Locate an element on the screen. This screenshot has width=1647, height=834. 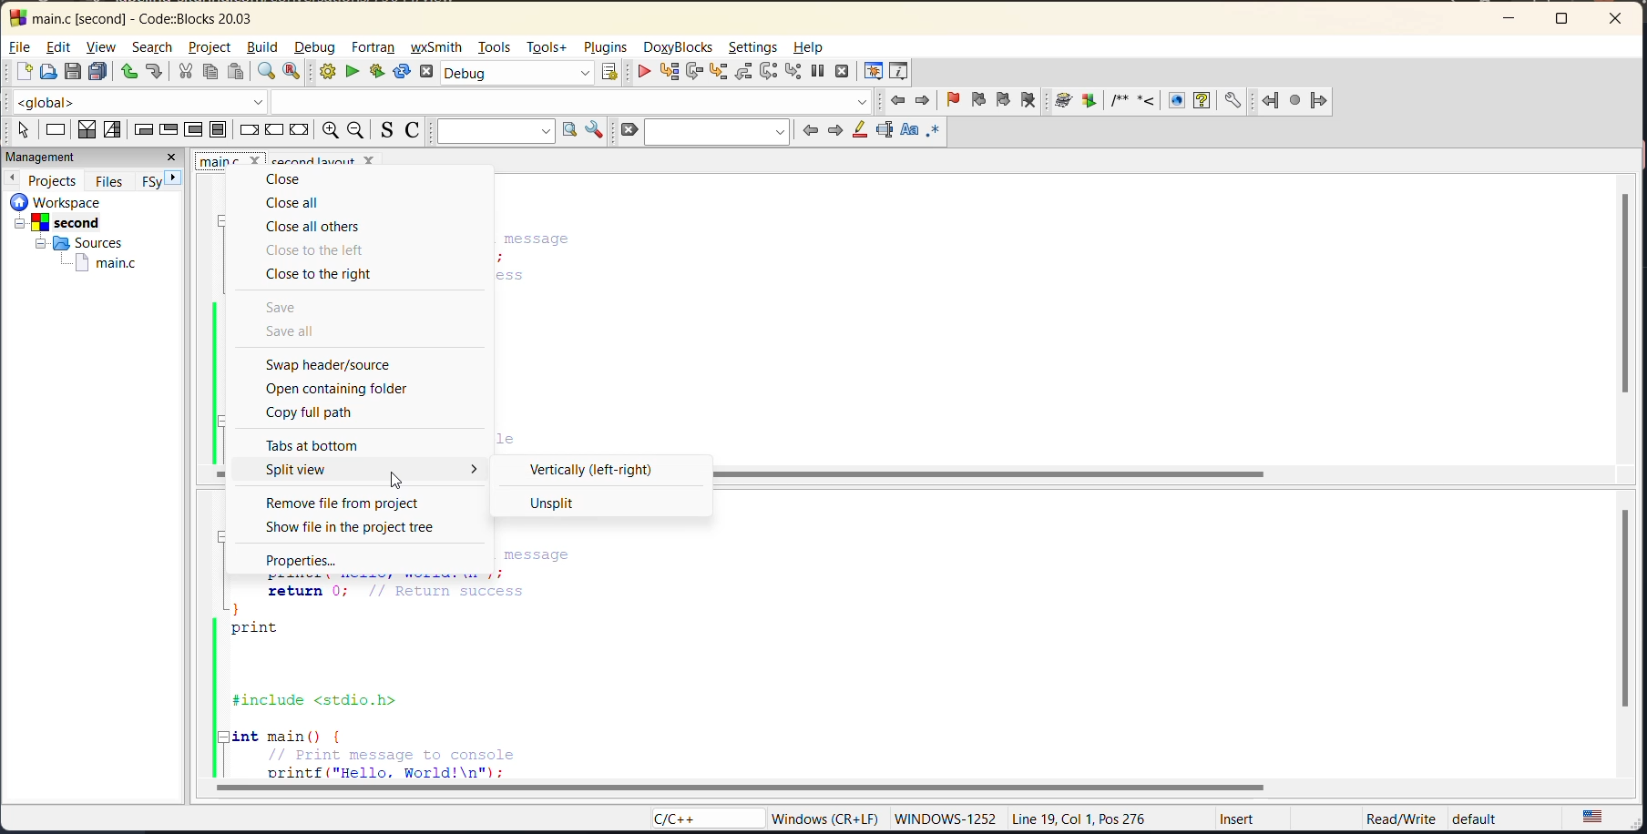
close all is located at coordinates (307, 205).